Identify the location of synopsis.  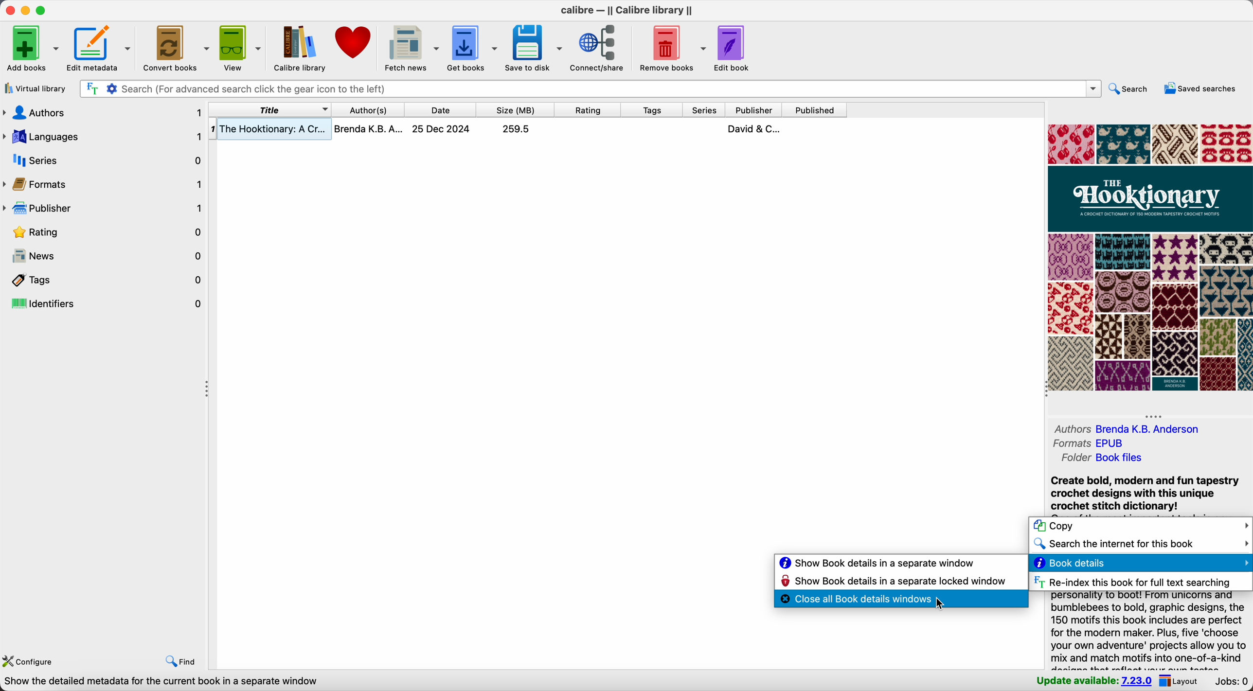
(1144, 494).